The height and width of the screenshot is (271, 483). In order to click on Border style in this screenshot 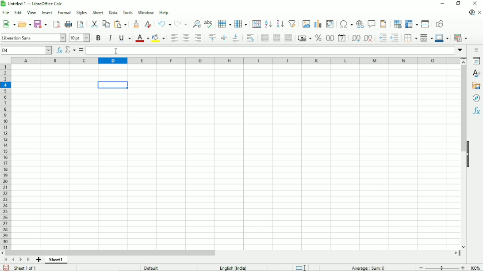, I will do `click(427, 38)`.